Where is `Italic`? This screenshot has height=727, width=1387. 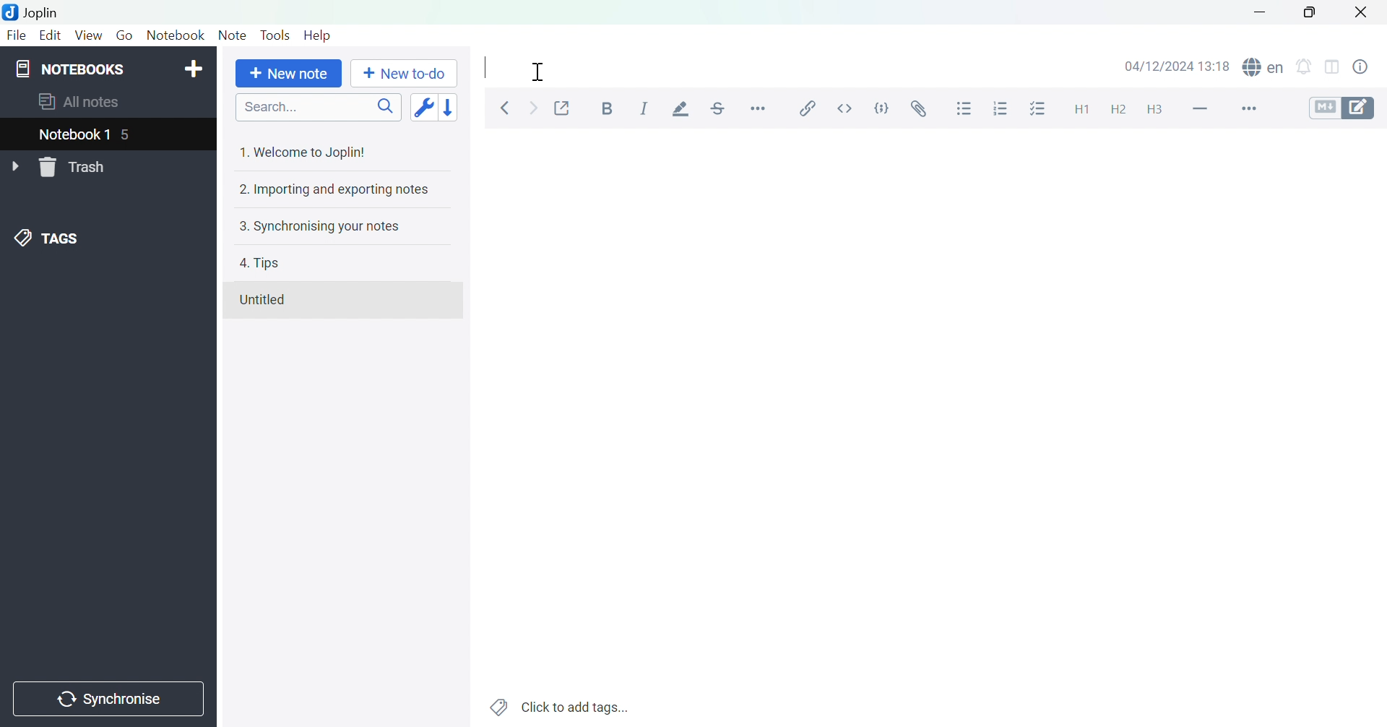 Italic is located at coordinates (644, 107).